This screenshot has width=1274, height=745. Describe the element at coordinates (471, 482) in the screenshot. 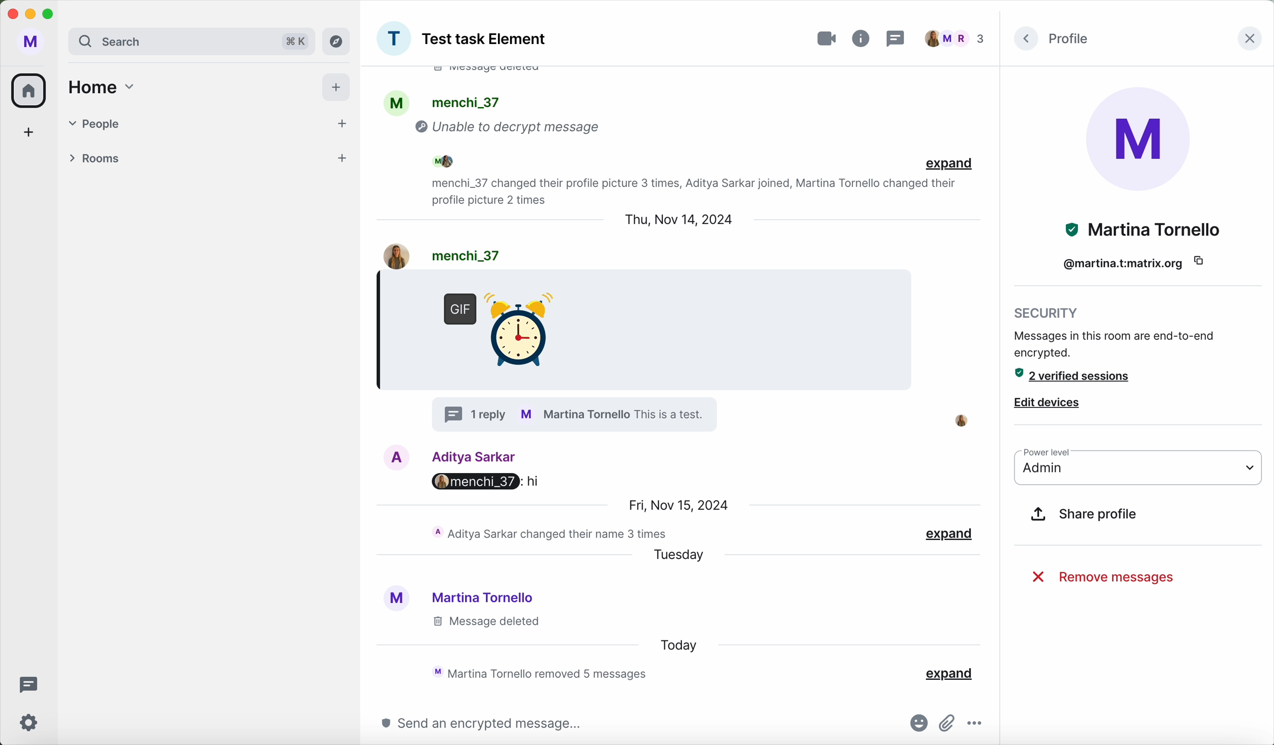

I see `menchi_37: hi` at that location.